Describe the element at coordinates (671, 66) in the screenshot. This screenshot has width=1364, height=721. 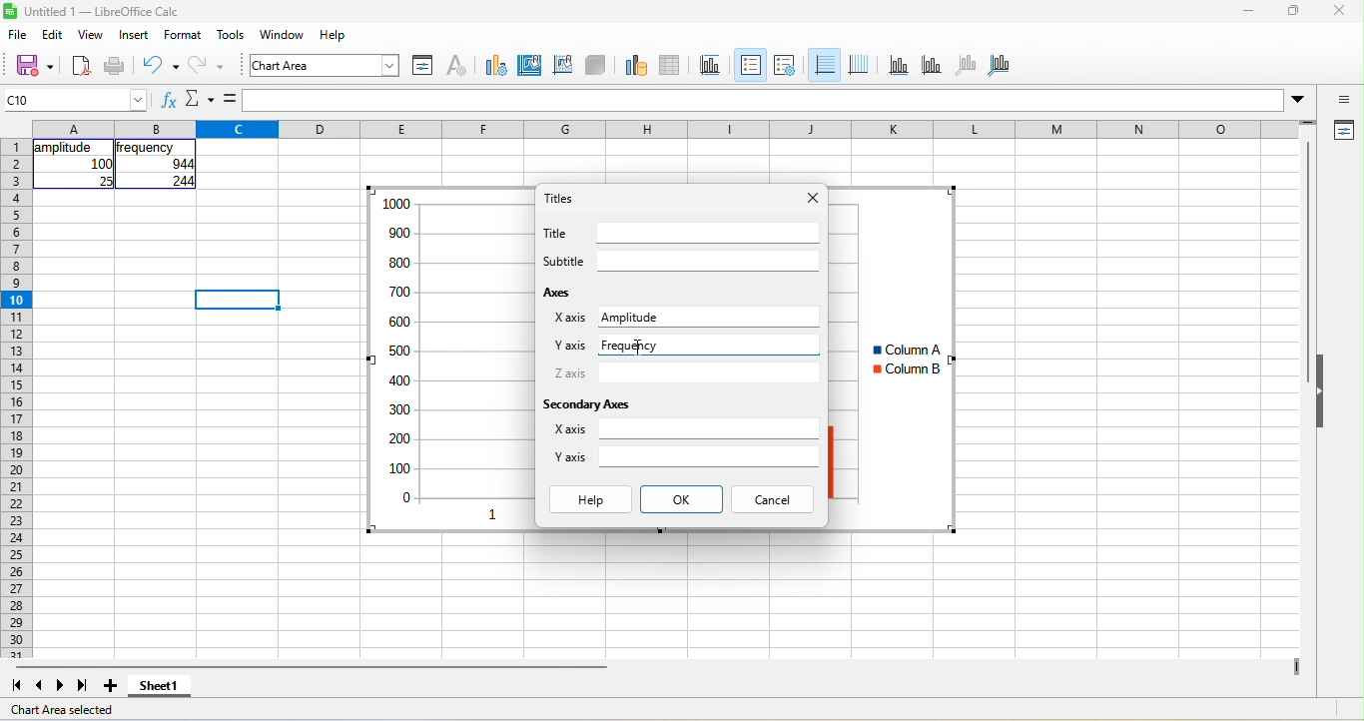
I see `data table` at that location.